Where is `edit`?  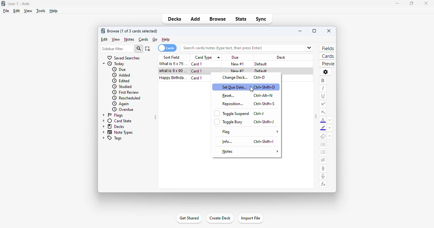
edit is located at coordinates (17, 11).